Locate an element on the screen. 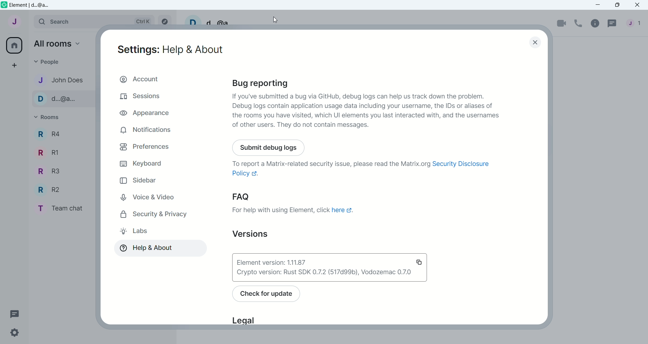 This screenshot has height=344, width=648. Legal is located at coordinates (248, 318).